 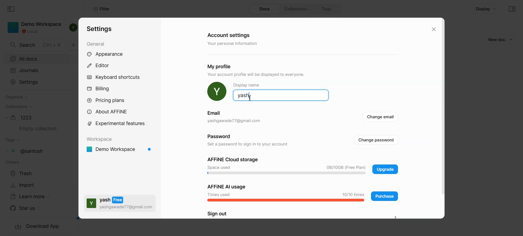 What do you see at coordinates (36, 45) in the screenshot?
I see `Search doc` at bounding box center [36, 45].